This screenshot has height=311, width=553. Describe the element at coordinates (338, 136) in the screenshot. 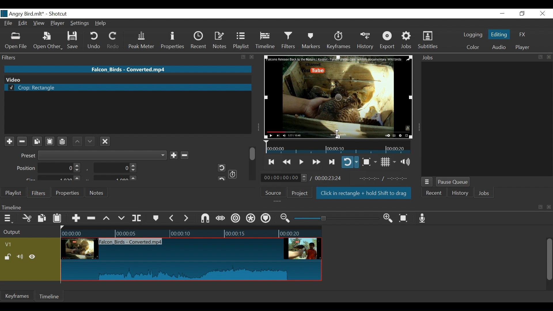

I see `cursor` at that location.